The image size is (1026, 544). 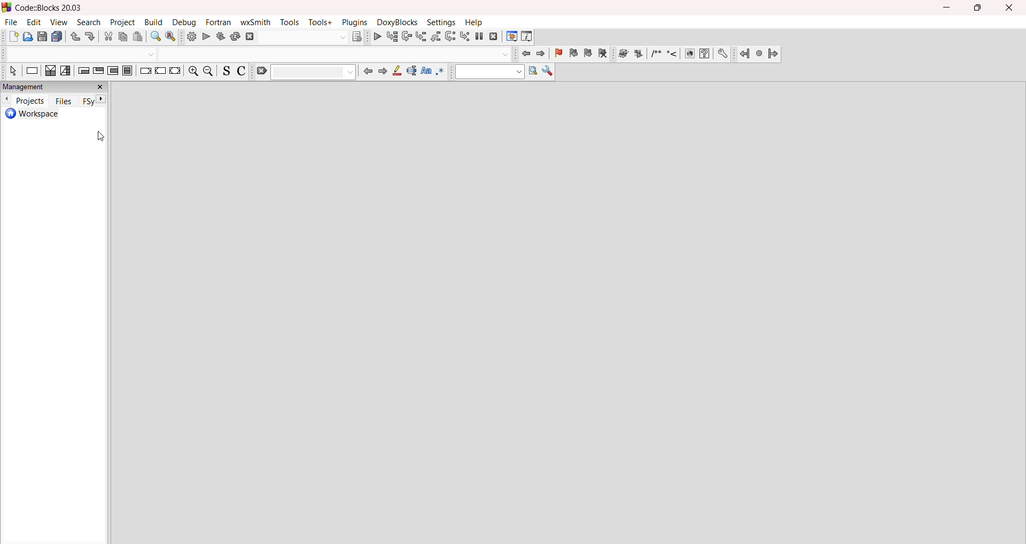 I want to click on step into instruction, so click(x=465, y=36).